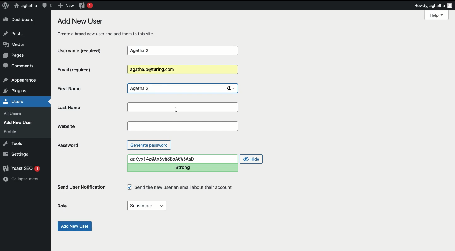  What do you see at coordinates (82, 188) in the screenshot?
I see `Send user notification ` at bounding box center [82, 188].